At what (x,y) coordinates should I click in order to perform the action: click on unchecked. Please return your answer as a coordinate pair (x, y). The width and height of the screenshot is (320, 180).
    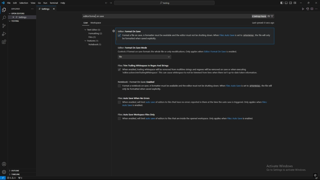
    Looking at the image, I should click on (119, 118).